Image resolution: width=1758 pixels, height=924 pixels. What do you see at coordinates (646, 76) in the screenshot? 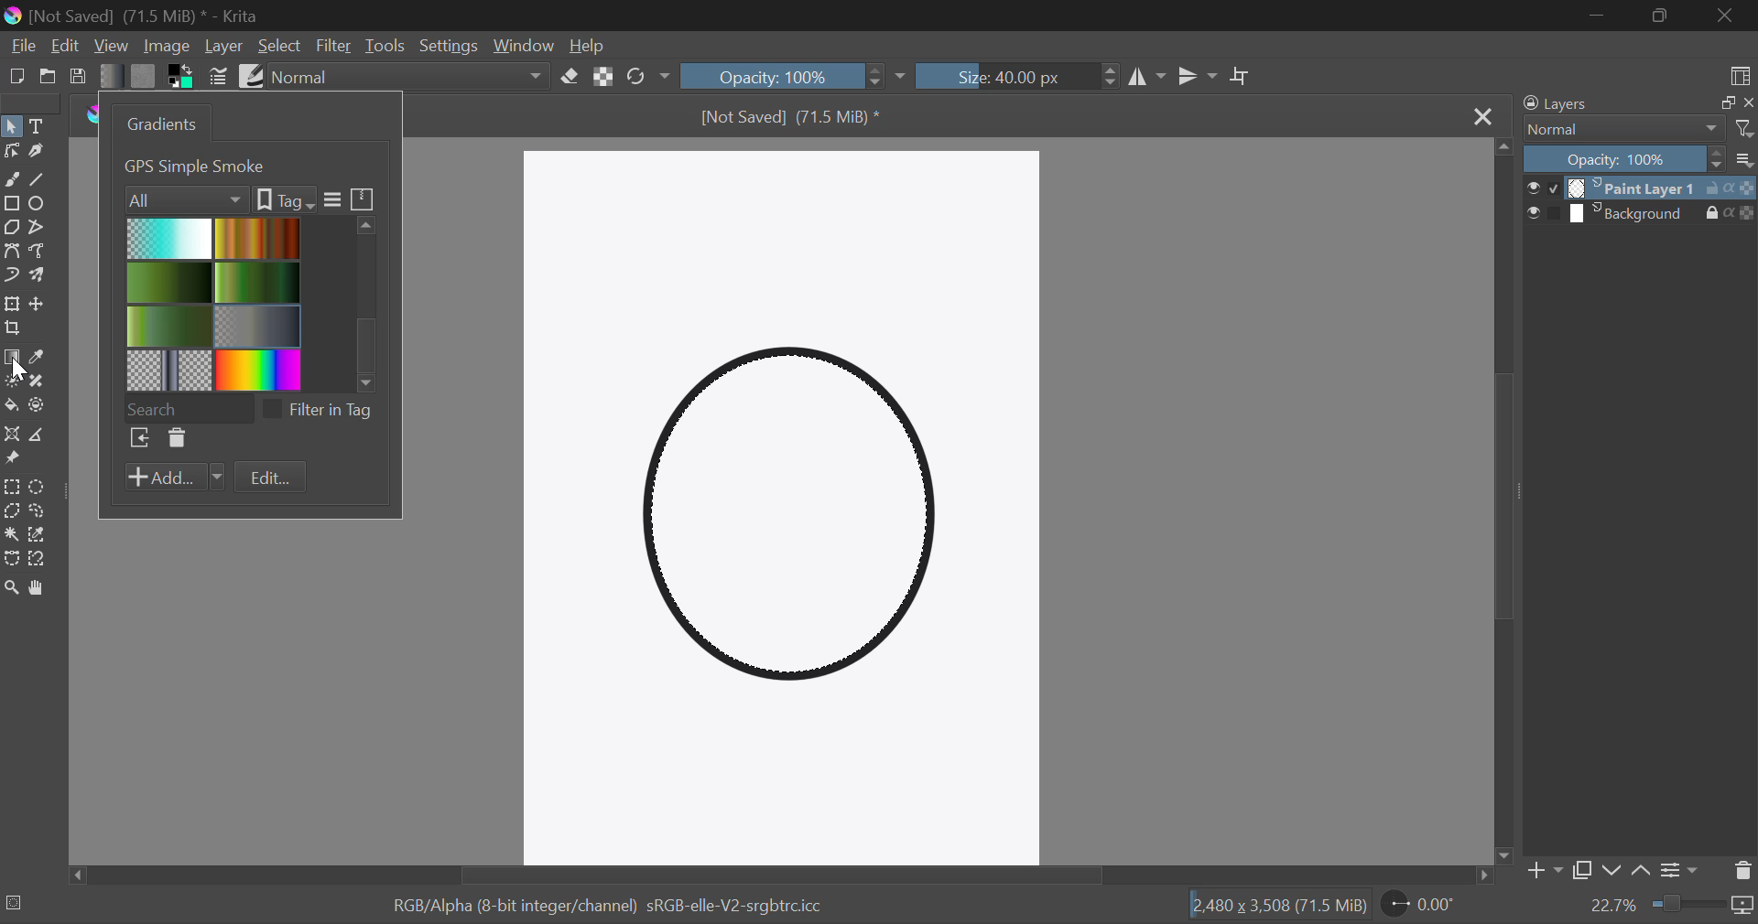
I see `Rotate` at bounding box center [646, 76].